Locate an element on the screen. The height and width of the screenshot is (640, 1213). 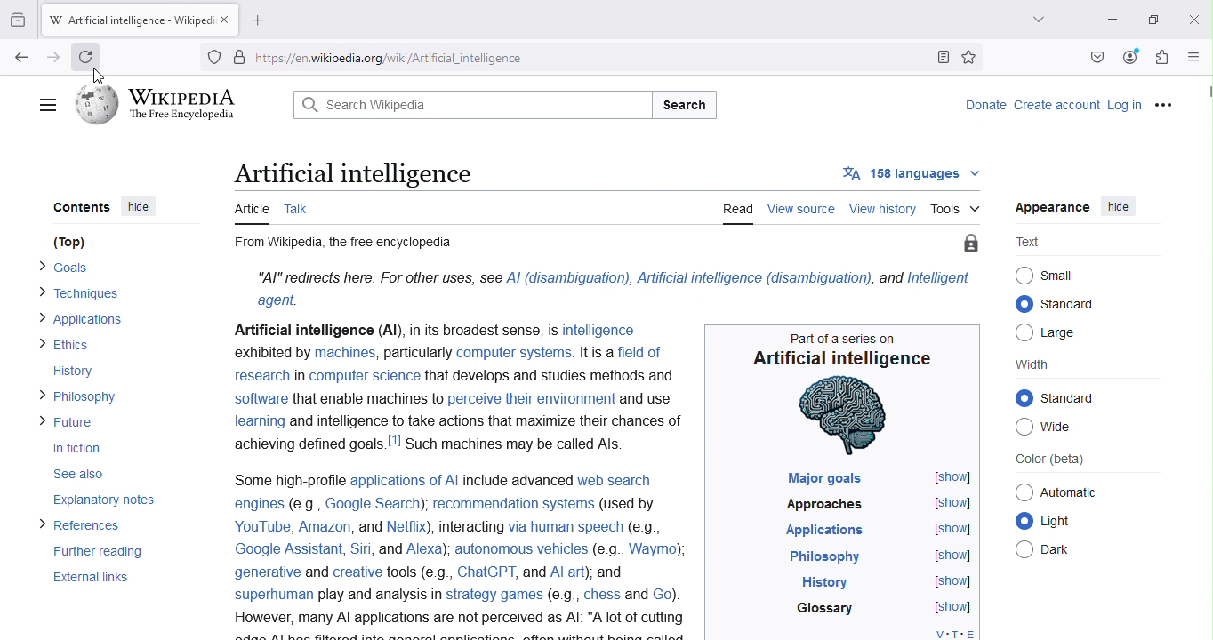
(Top) is located at coordinates (70, 242).